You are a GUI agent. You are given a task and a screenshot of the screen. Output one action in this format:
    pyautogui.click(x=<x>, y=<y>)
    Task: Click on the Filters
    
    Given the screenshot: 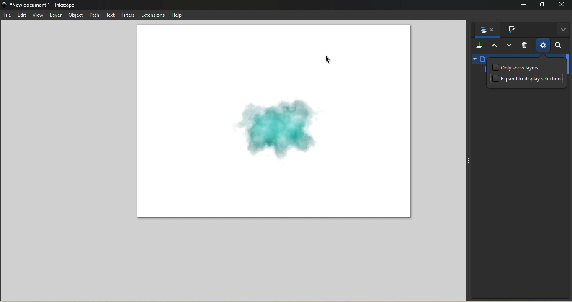 What is the action you would take?
    pyautogui.click(x=128, y=15)
    